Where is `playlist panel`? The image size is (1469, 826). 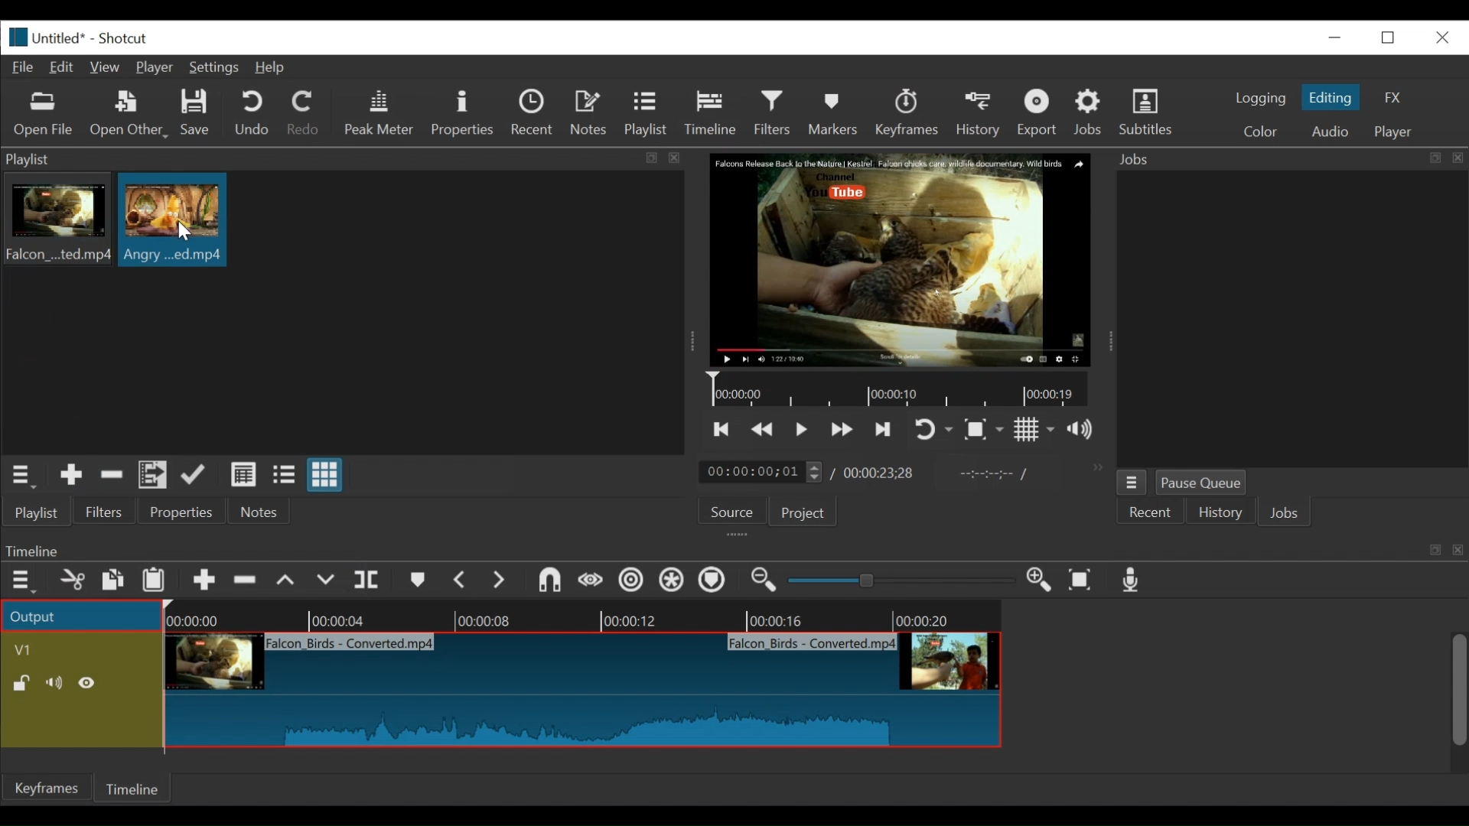 playlist panel is located at coordinates (337, 159).